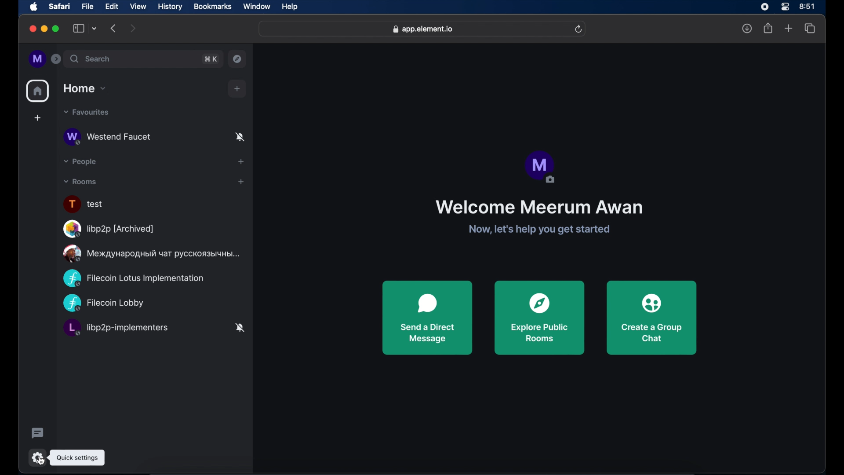  Describe the element at coordinates (807, 6) in the screenshot. I see `time` at that location.